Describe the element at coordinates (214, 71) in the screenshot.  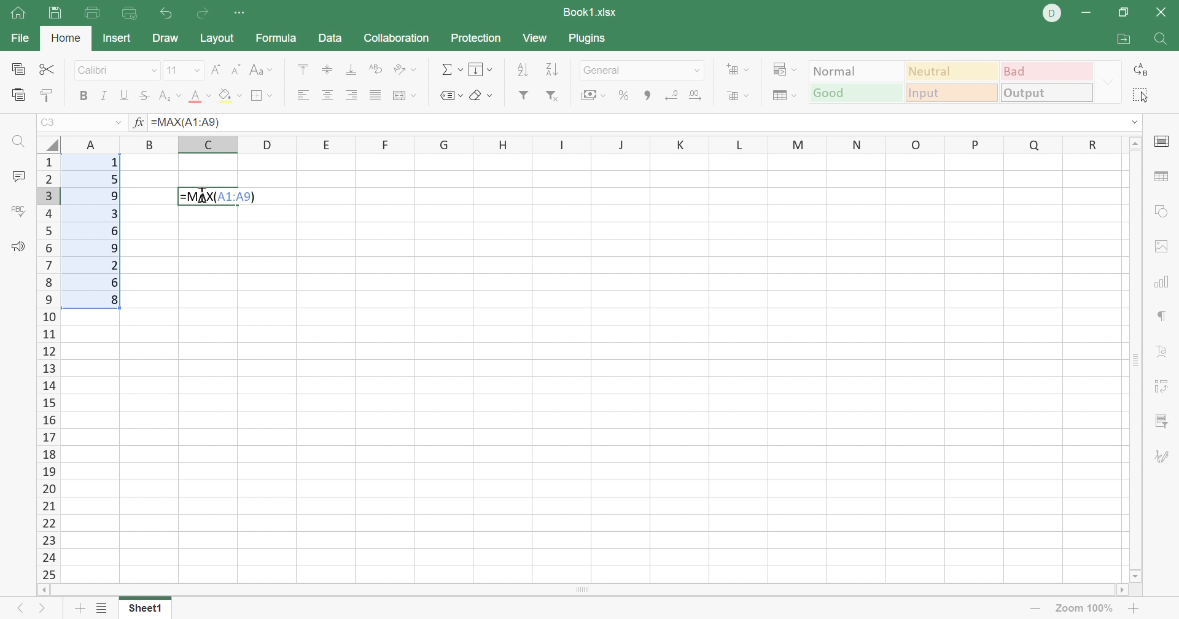
I see `Increment font size` at that location.